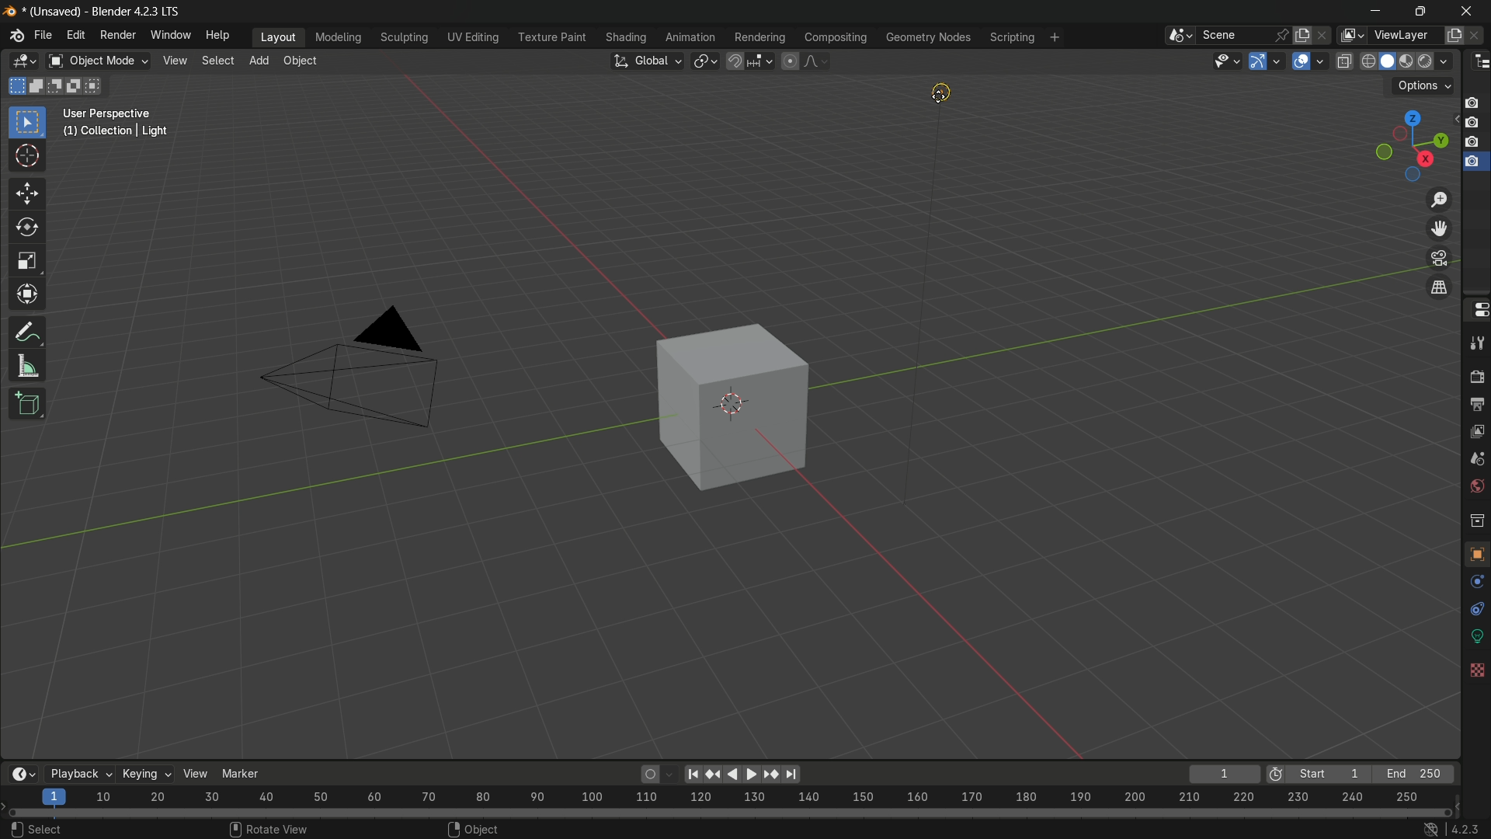  What do you see at coordinates (276, 37) in the screenshot?
I see `layout menu` at bounding box center [276, 37].